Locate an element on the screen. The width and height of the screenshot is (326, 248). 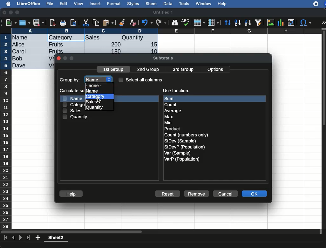
2nd group is located at coordinates (150, 70).